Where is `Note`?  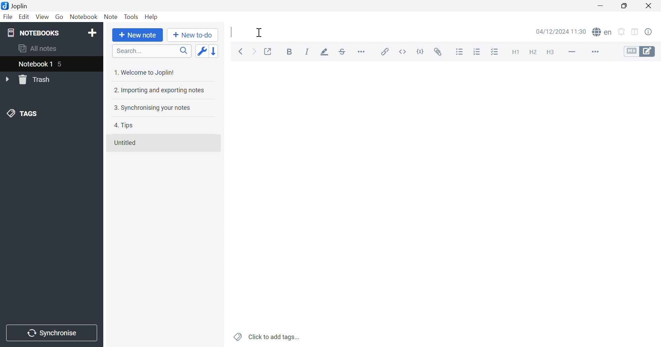 Note is located at coordinates (111, 18).